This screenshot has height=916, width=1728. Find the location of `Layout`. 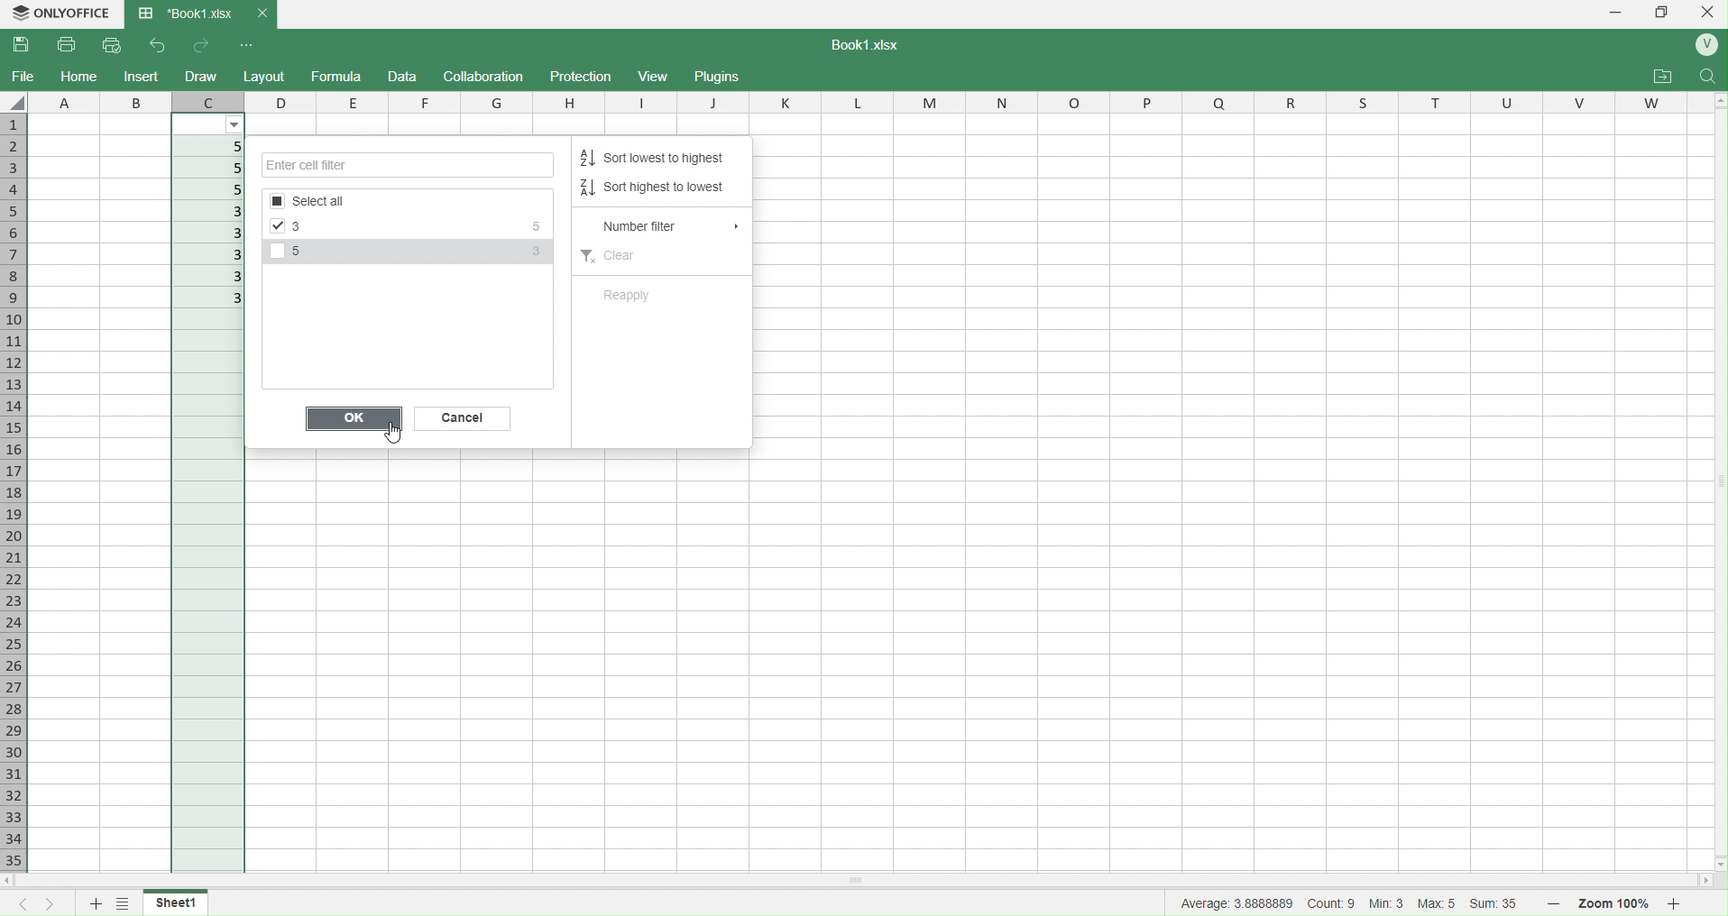

Layout is located at coordinates (265, 77).